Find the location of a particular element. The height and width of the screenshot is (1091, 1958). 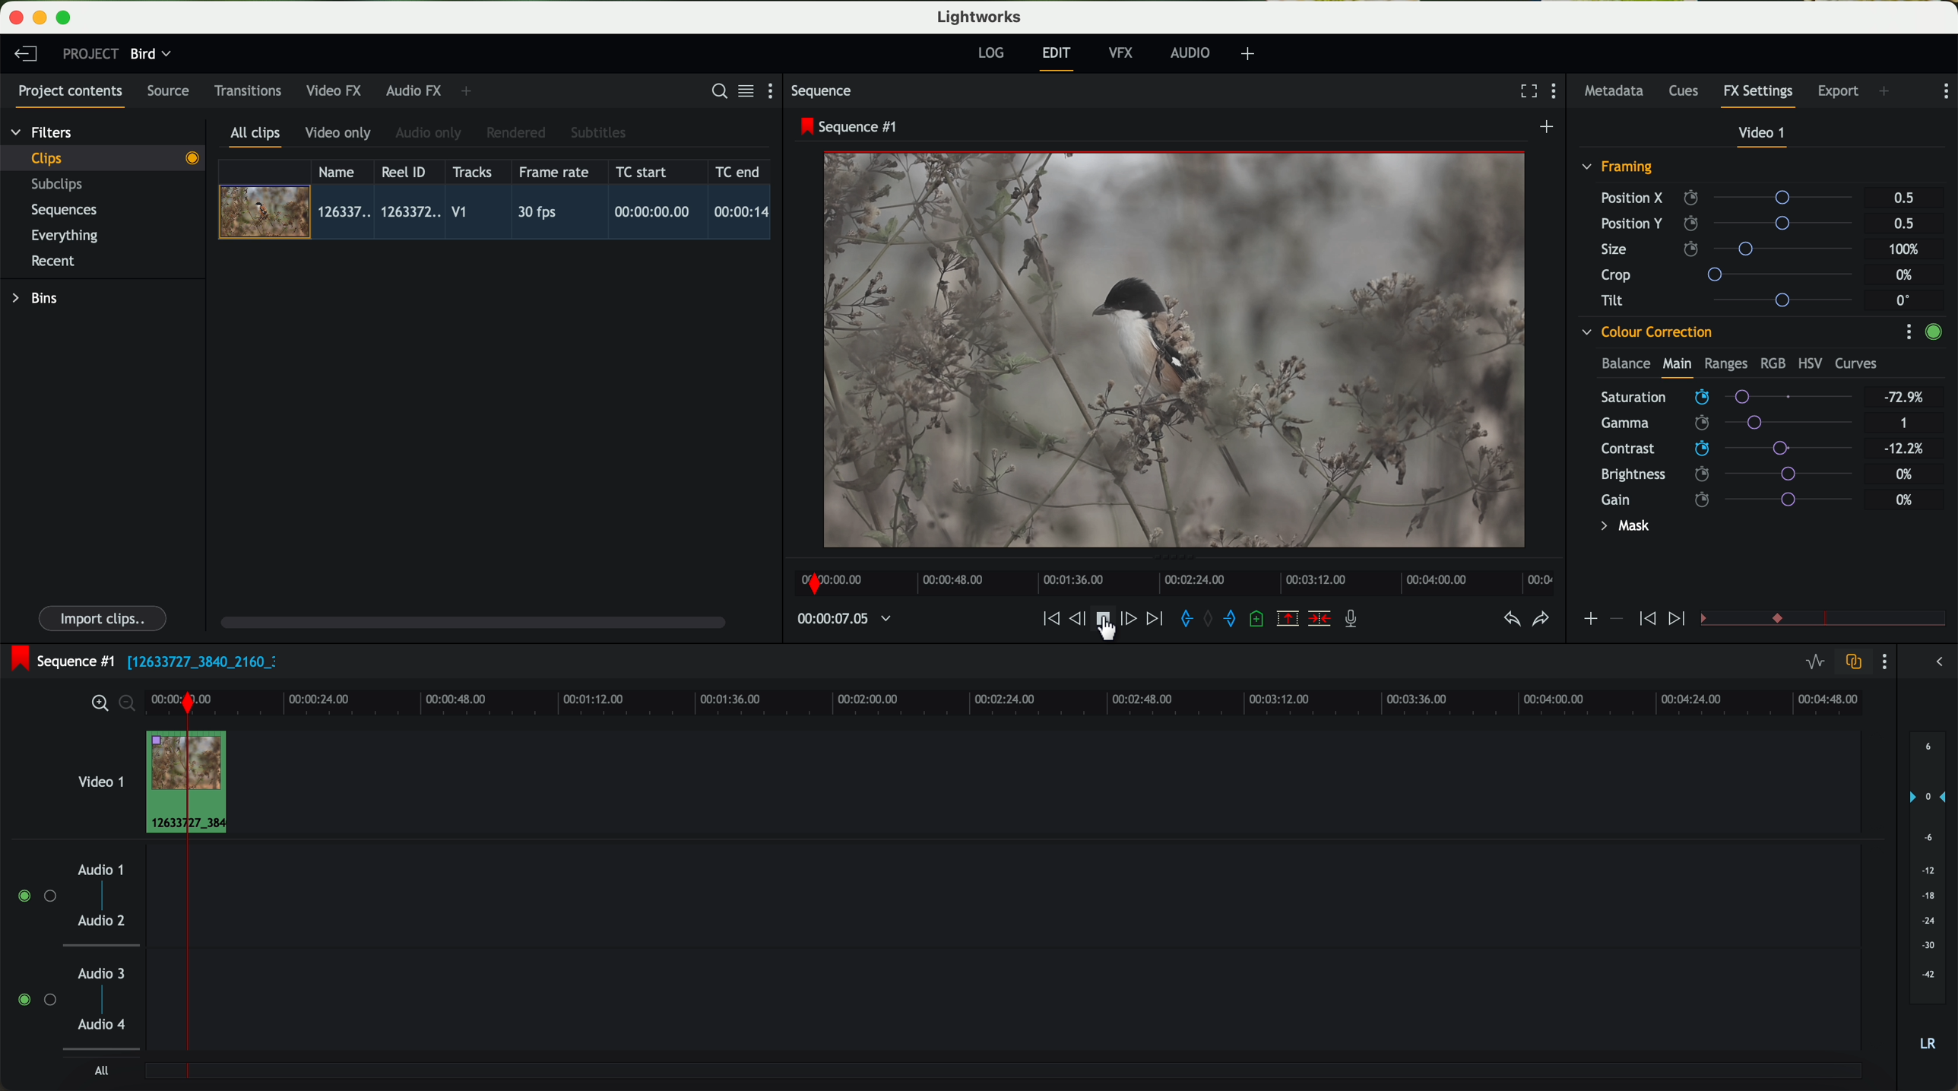

balance is located at coordinates (1626, 365).